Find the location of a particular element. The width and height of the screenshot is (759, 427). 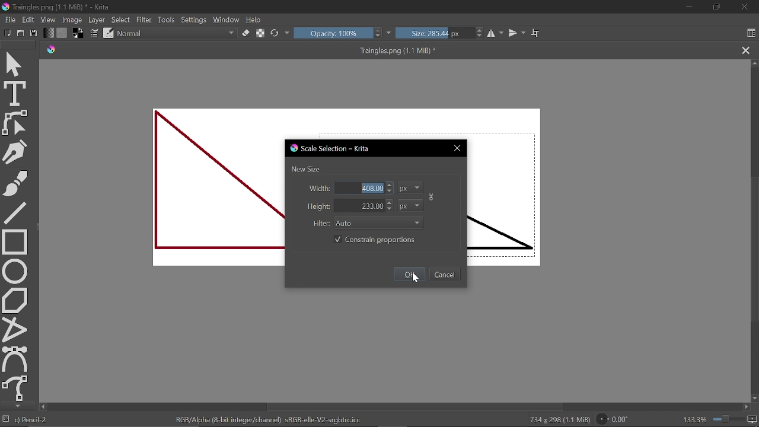

Edit shapes tool is located at coordinates (15, 122).